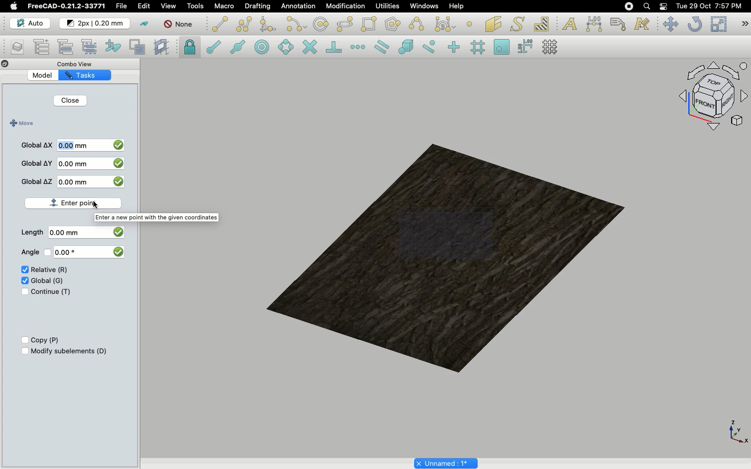  I want to click on Auto, so click(31, 23).